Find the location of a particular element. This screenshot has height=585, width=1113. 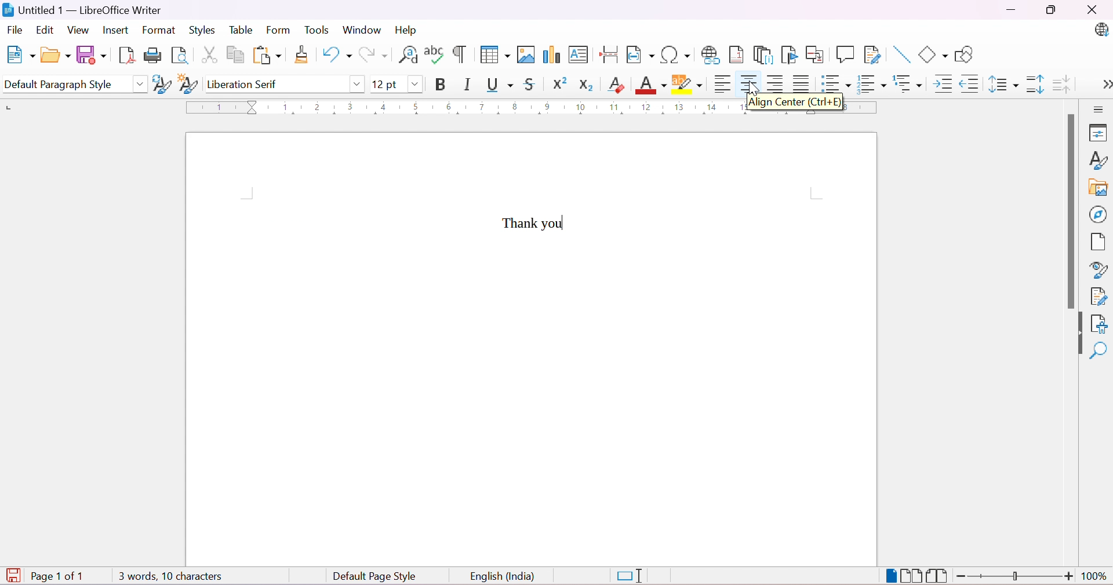

Toggle Formatting Marks is located at coordinates (460, 54).